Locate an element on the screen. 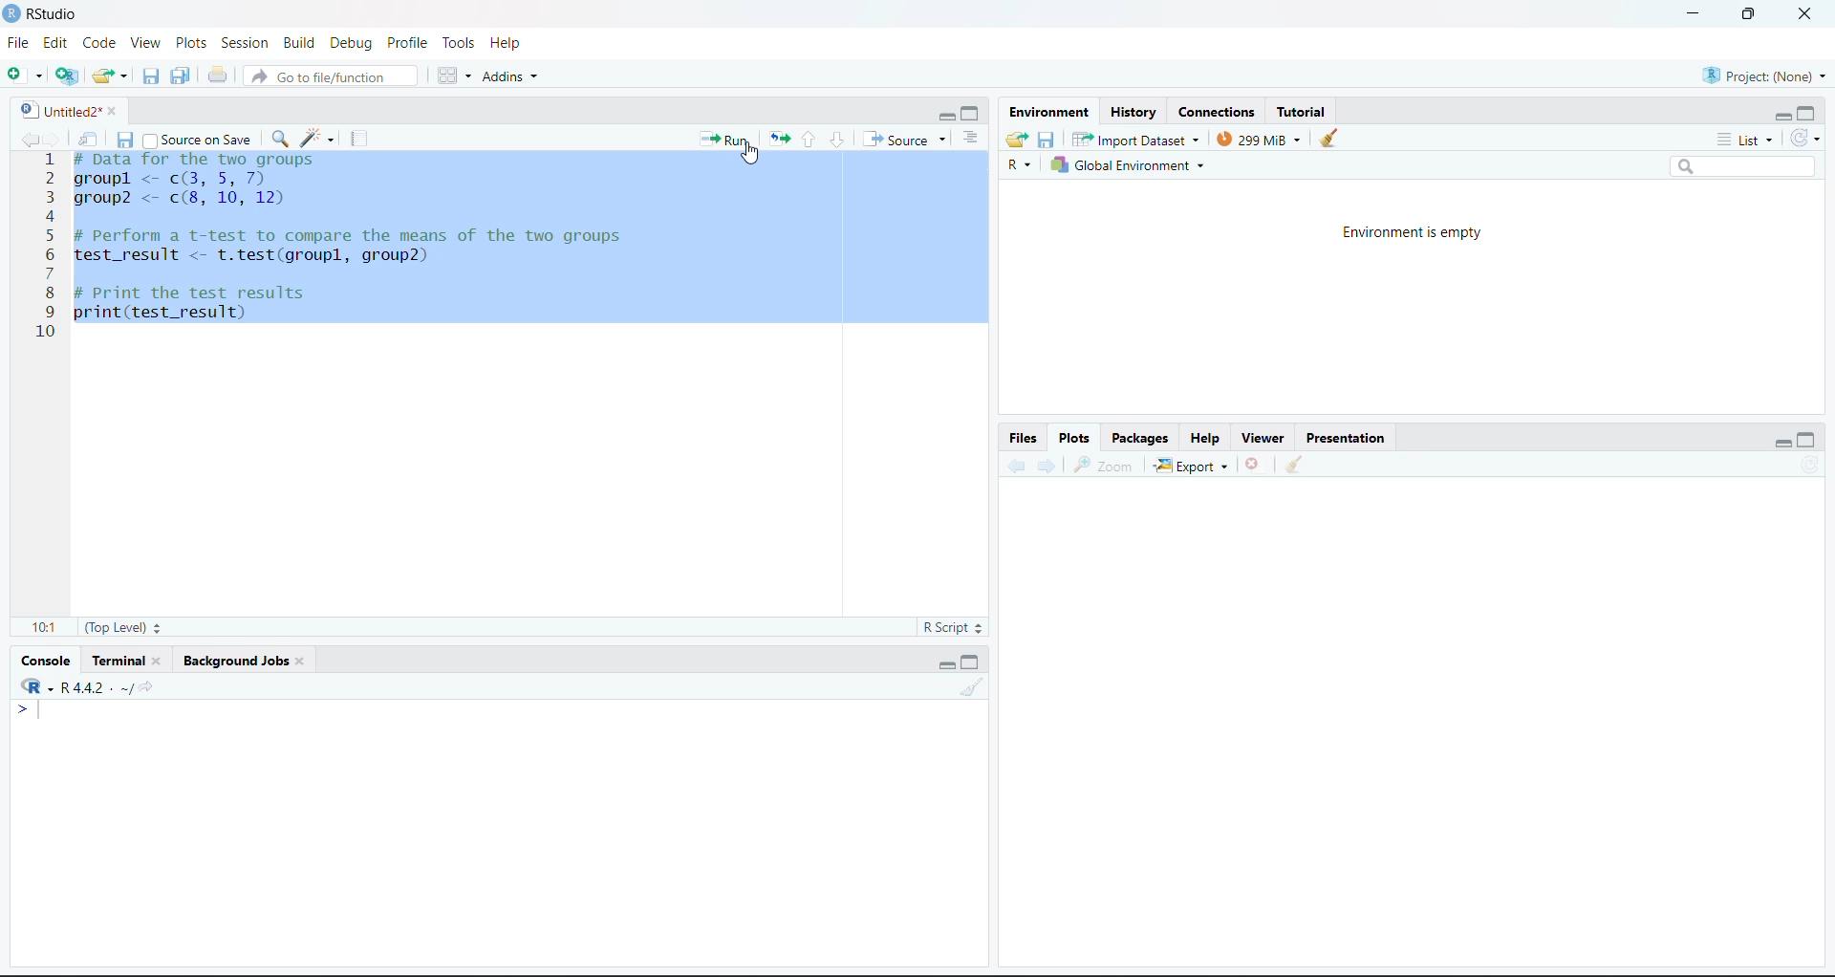  open an existing file is located at coordinates (108, 75).